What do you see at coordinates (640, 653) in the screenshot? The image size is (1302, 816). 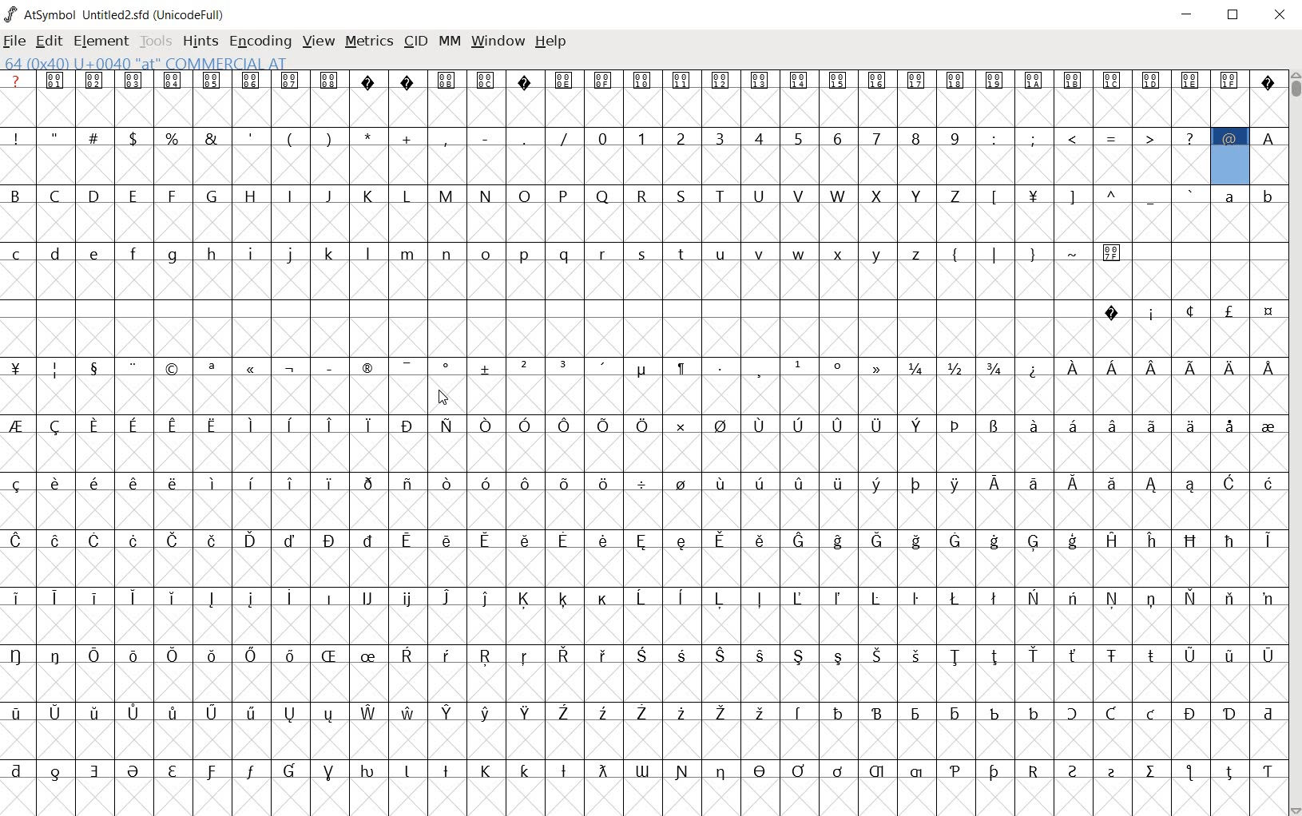 I see `special letters` at bounding box center [640, 653].